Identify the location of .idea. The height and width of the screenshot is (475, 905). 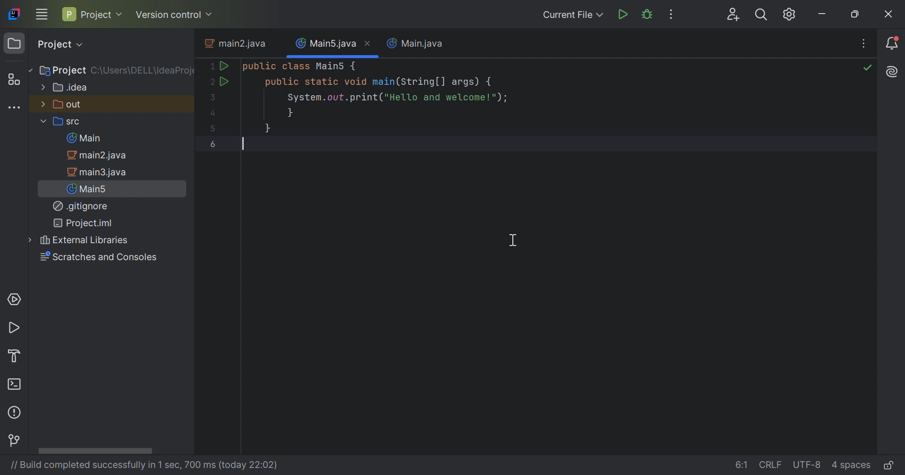
(66, 88).